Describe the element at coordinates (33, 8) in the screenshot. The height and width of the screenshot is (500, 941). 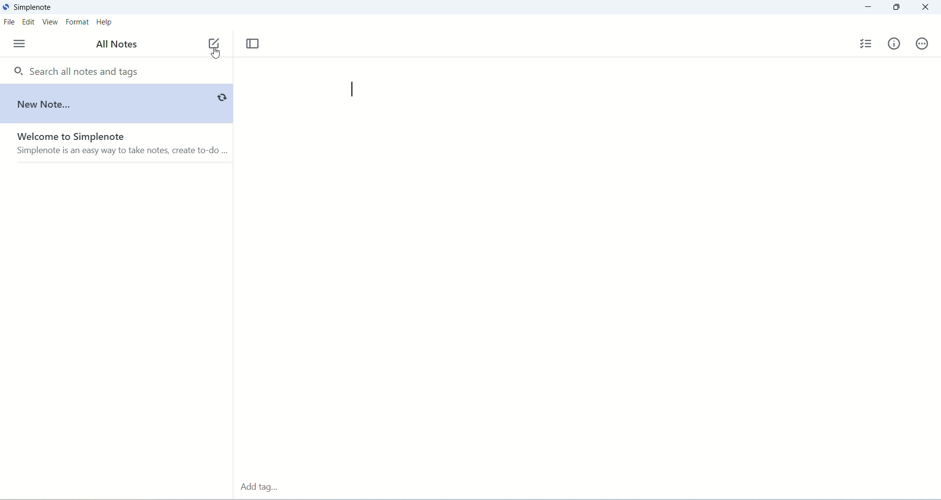
I see `Simplenote` at that location.